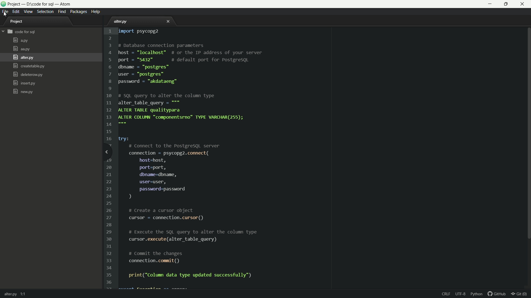 The image size is (531, 298). What do you see at coordinates (477, 294) in the screenshot?
I see `python` at bounding box center [477, 294].